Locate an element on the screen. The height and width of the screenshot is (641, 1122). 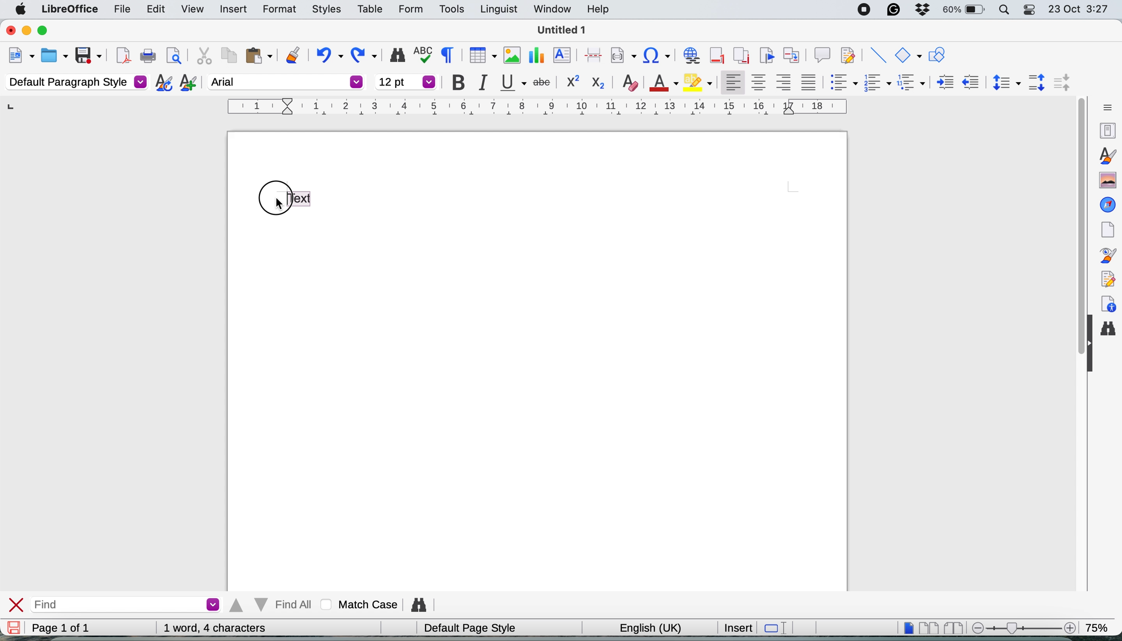
updated selected style is located at coordinates (161, 83).